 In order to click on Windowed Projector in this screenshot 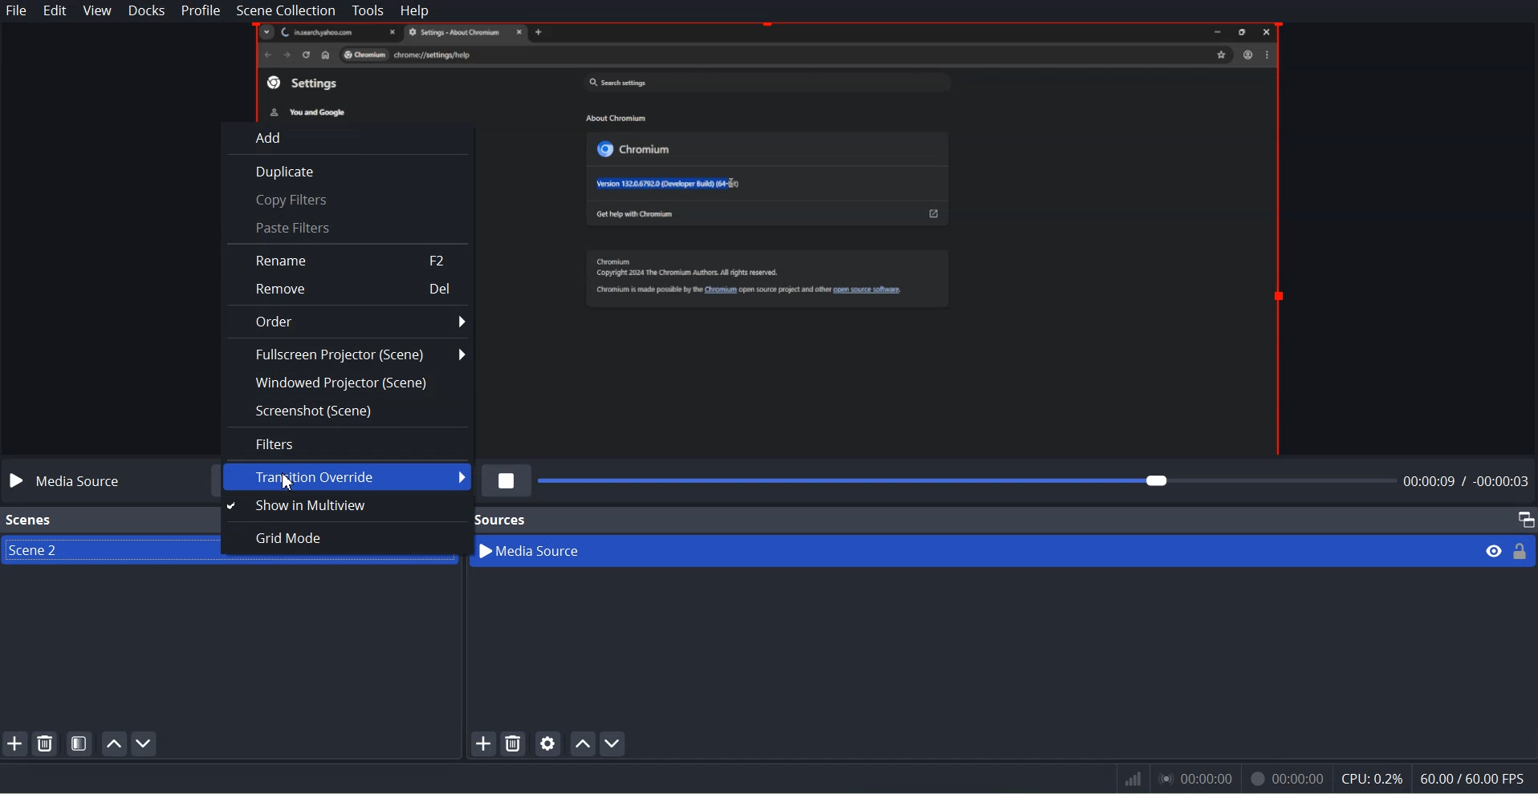, I will do `click(347, 383)`.